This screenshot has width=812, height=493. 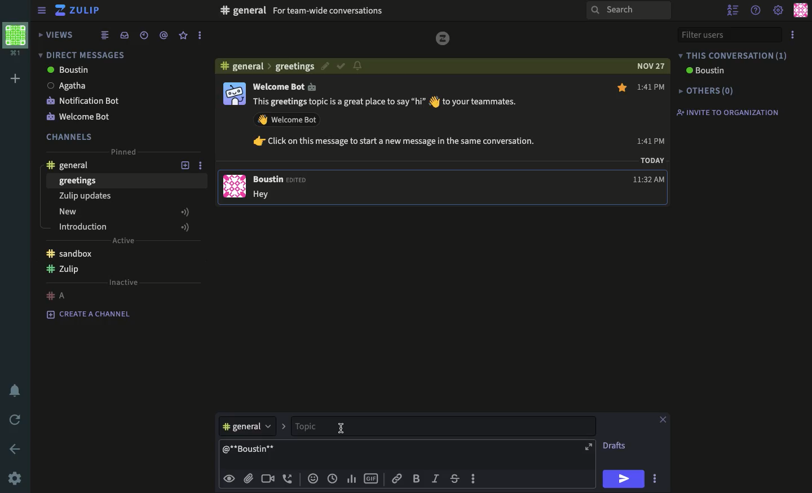 I want to click on options, so click(x=474, y=478).